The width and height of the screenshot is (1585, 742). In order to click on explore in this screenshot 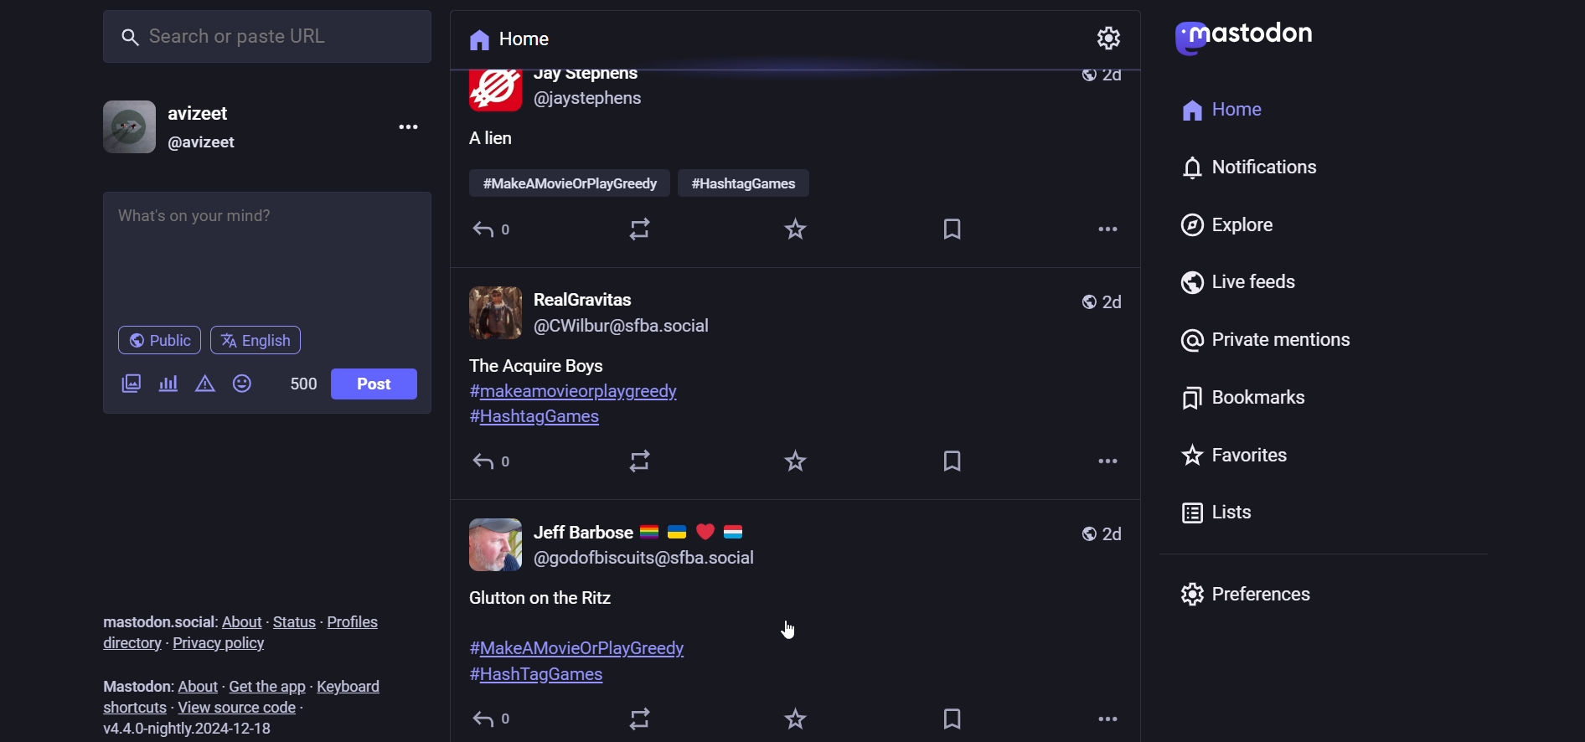, I will do `click(1226, 226)`.